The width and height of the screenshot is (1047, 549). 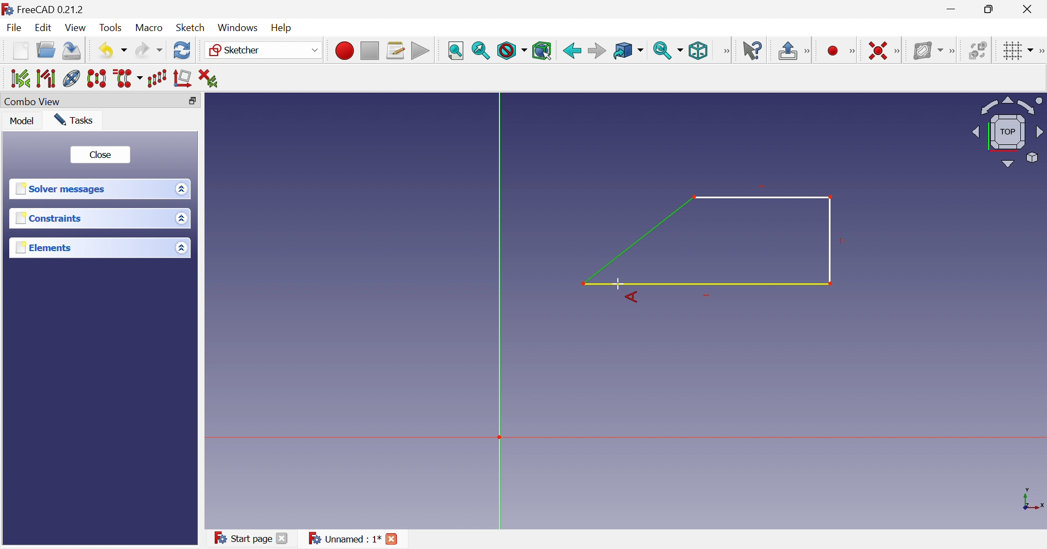 What do you see at coordinates (663, 51) in the screenshot?
I see `Sync view` at bounding box center [663, 51].